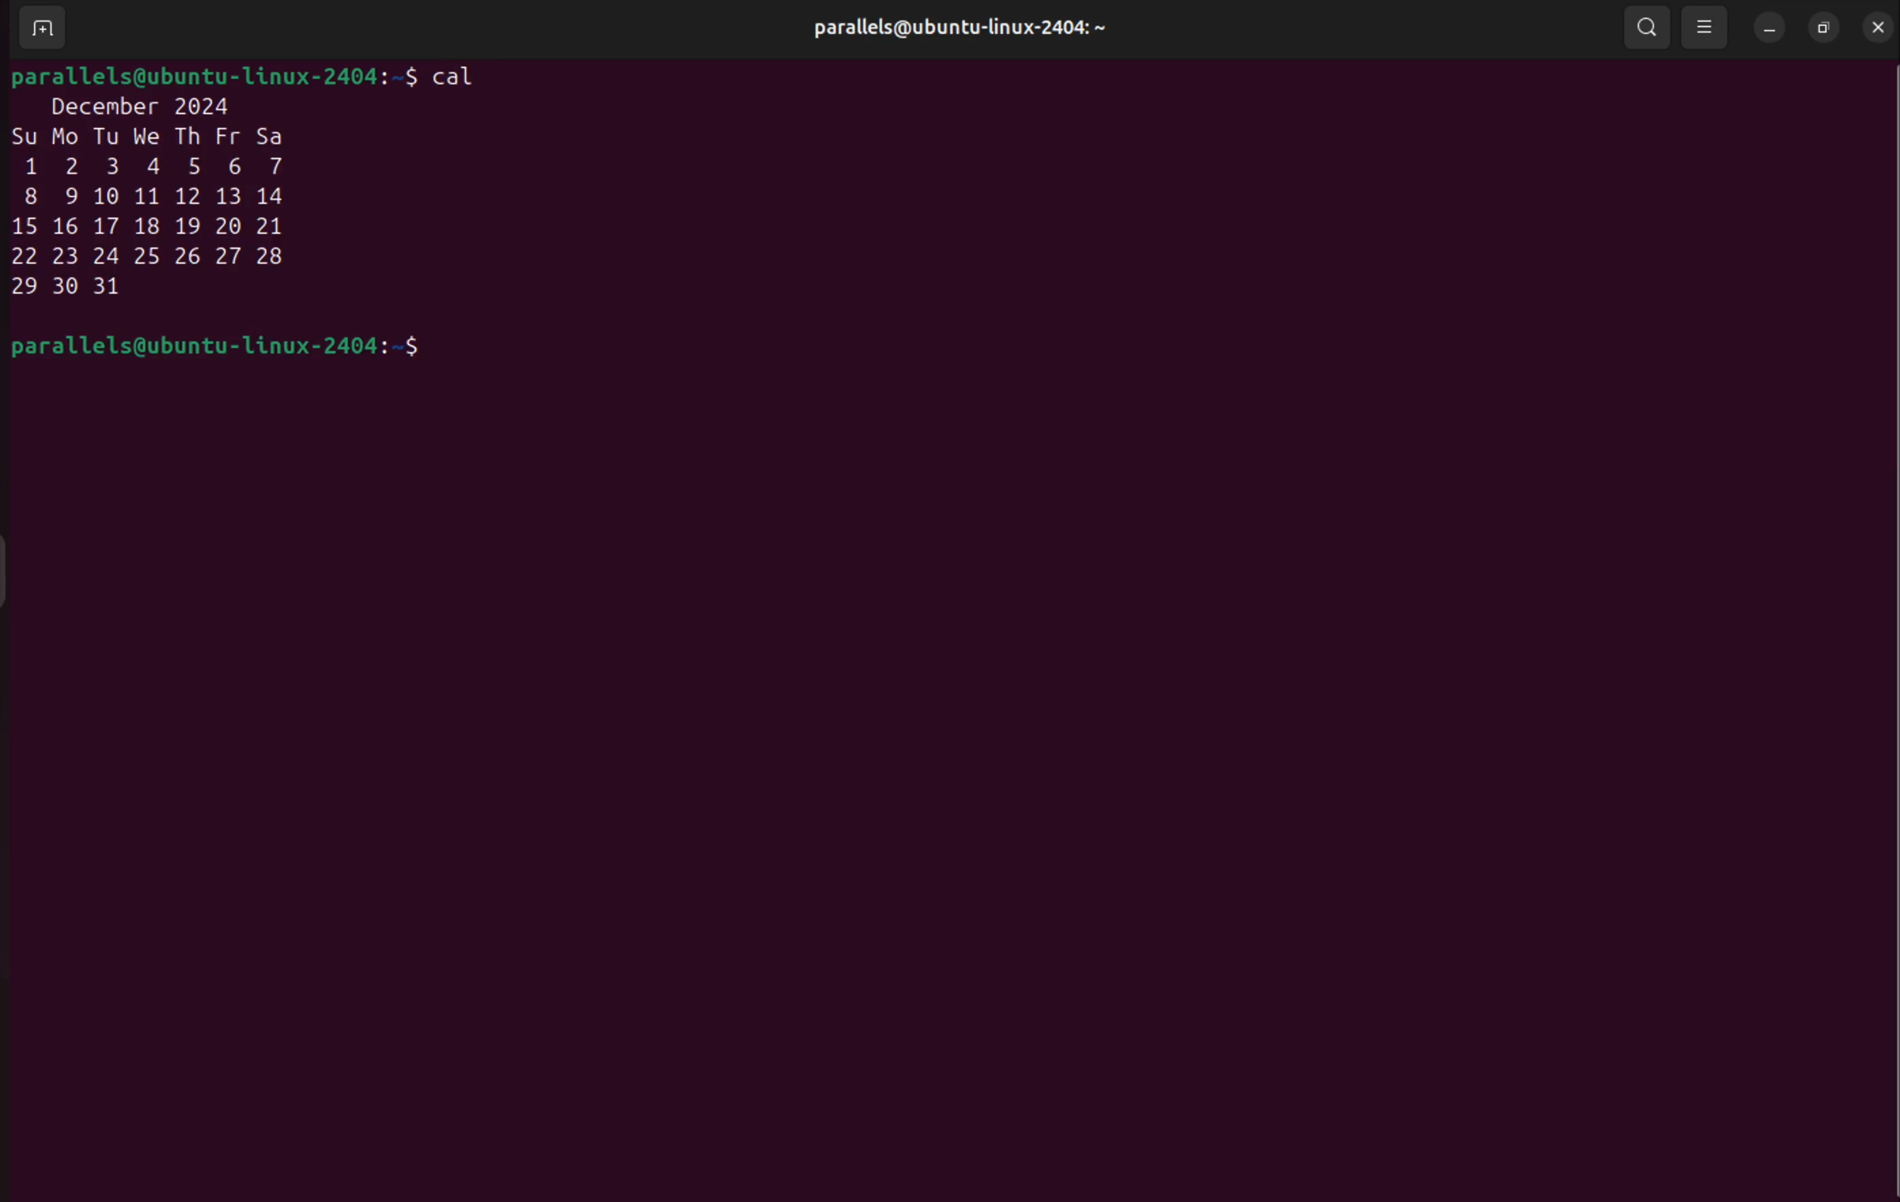 Image resolution: width=1900 pixels, height=1202 pixels. I want to click on search, so click(1648, 29).